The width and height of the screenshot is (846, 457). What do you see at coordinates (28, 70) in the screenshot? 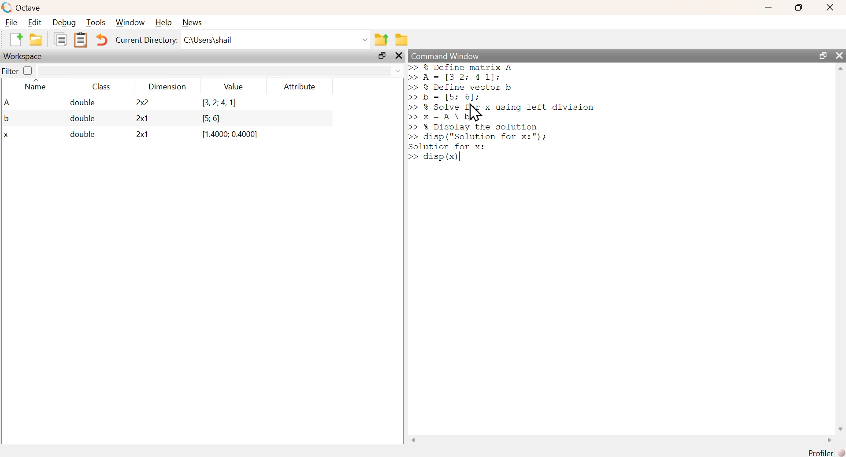
I see `off` at bounding box center [28, 70].